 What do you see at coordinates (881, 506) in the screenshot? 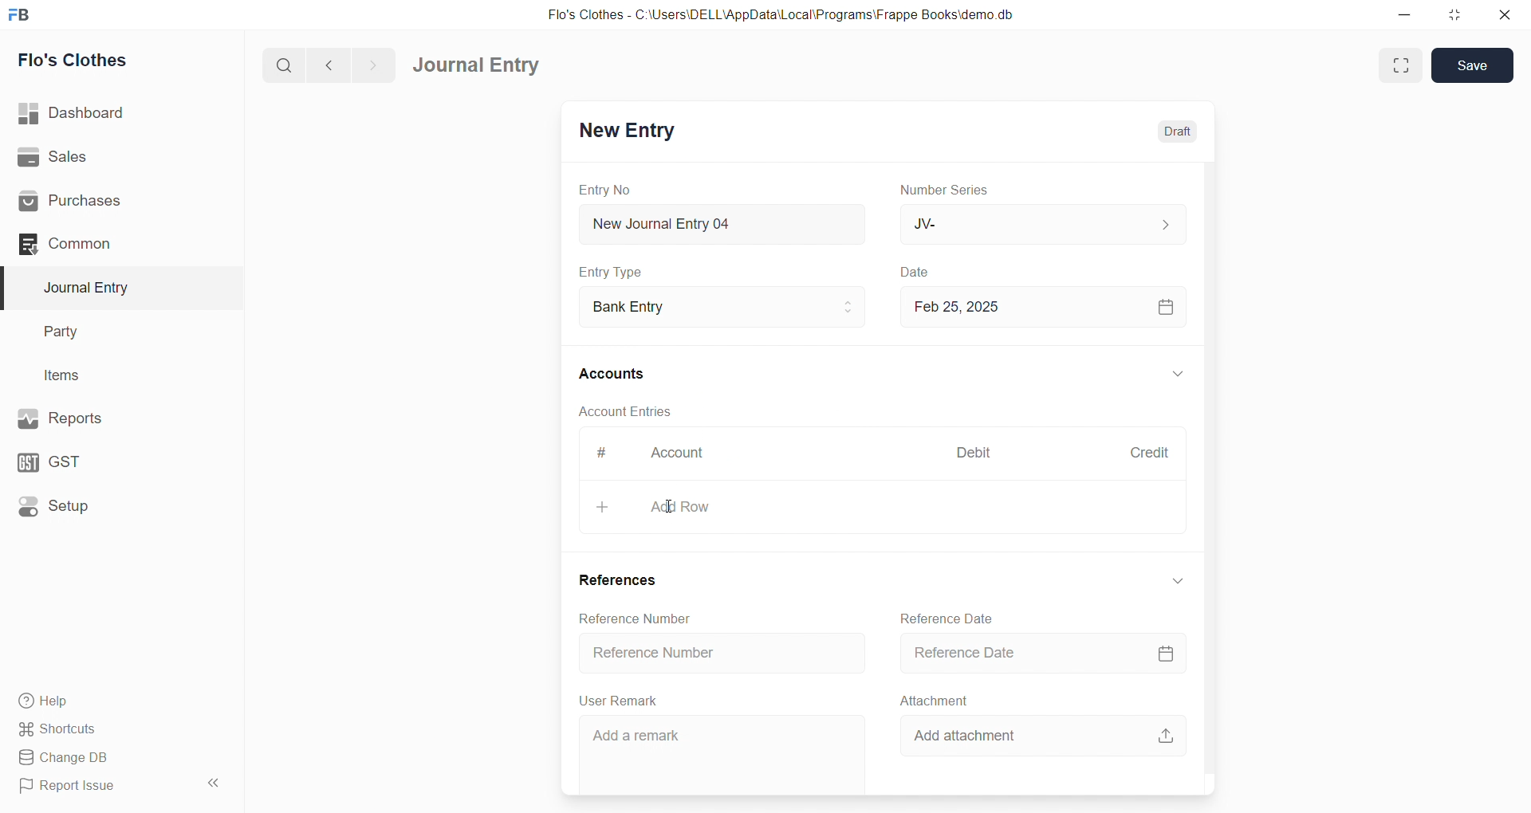
I see `Add Row ` at bounding box center [881, 506].